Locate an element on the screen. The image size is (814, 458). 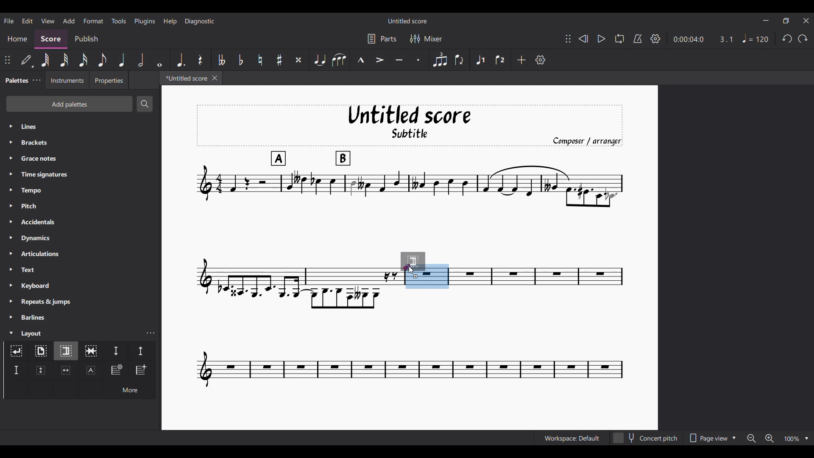
Undo is located at coordinates (788, 38).